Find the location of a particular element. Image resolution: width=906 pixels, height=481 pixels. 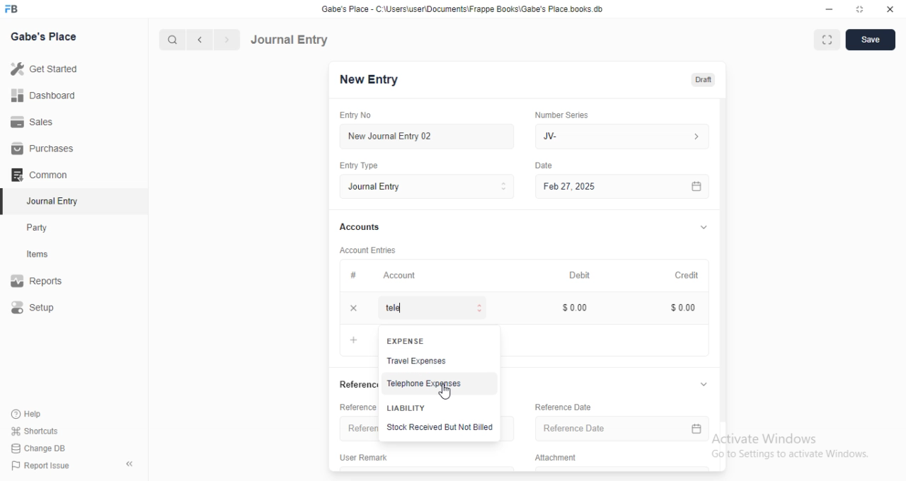

Hide is located at coordinates (704, 226).